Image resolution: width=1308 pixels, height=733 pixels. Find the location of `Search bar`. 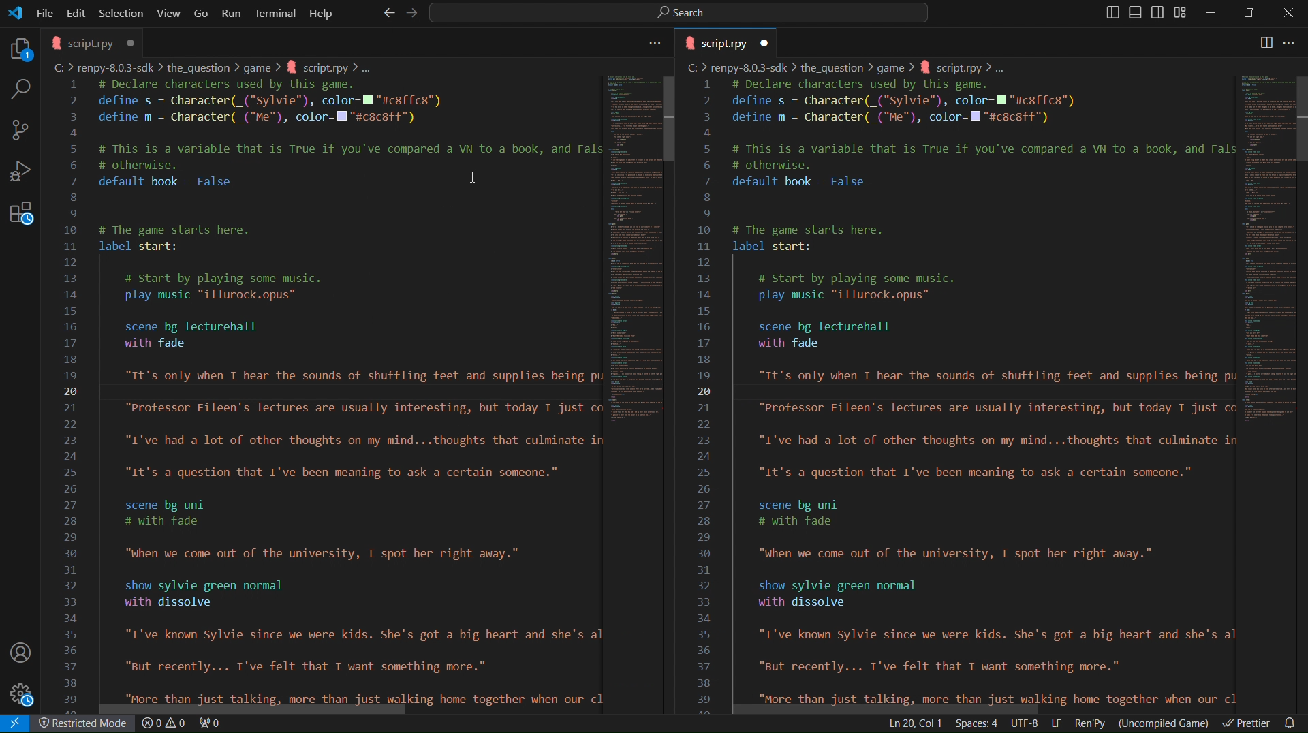

Search bar is located at coordinates (676, 12).